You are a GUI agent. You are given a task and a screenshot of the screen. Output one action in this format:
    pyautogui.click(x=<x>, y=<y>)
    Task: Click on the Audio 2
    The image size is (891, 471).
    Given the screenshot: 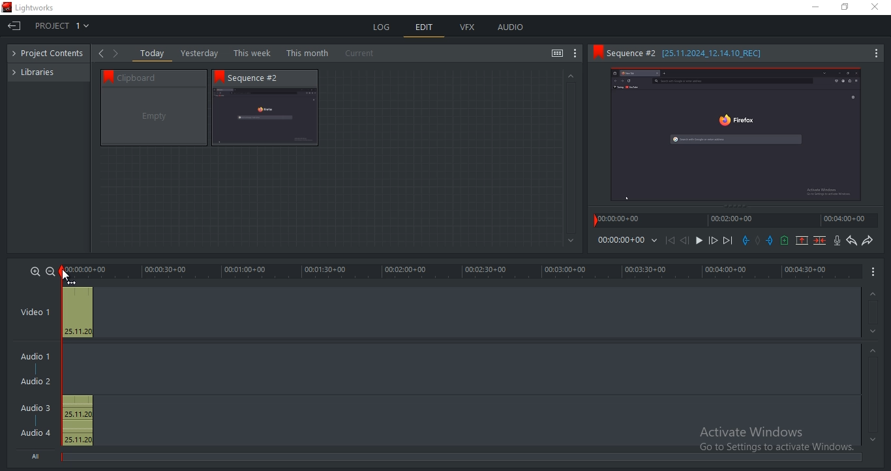 What is the action you would take?
    pyautogui.click(x=35, y=382)
    